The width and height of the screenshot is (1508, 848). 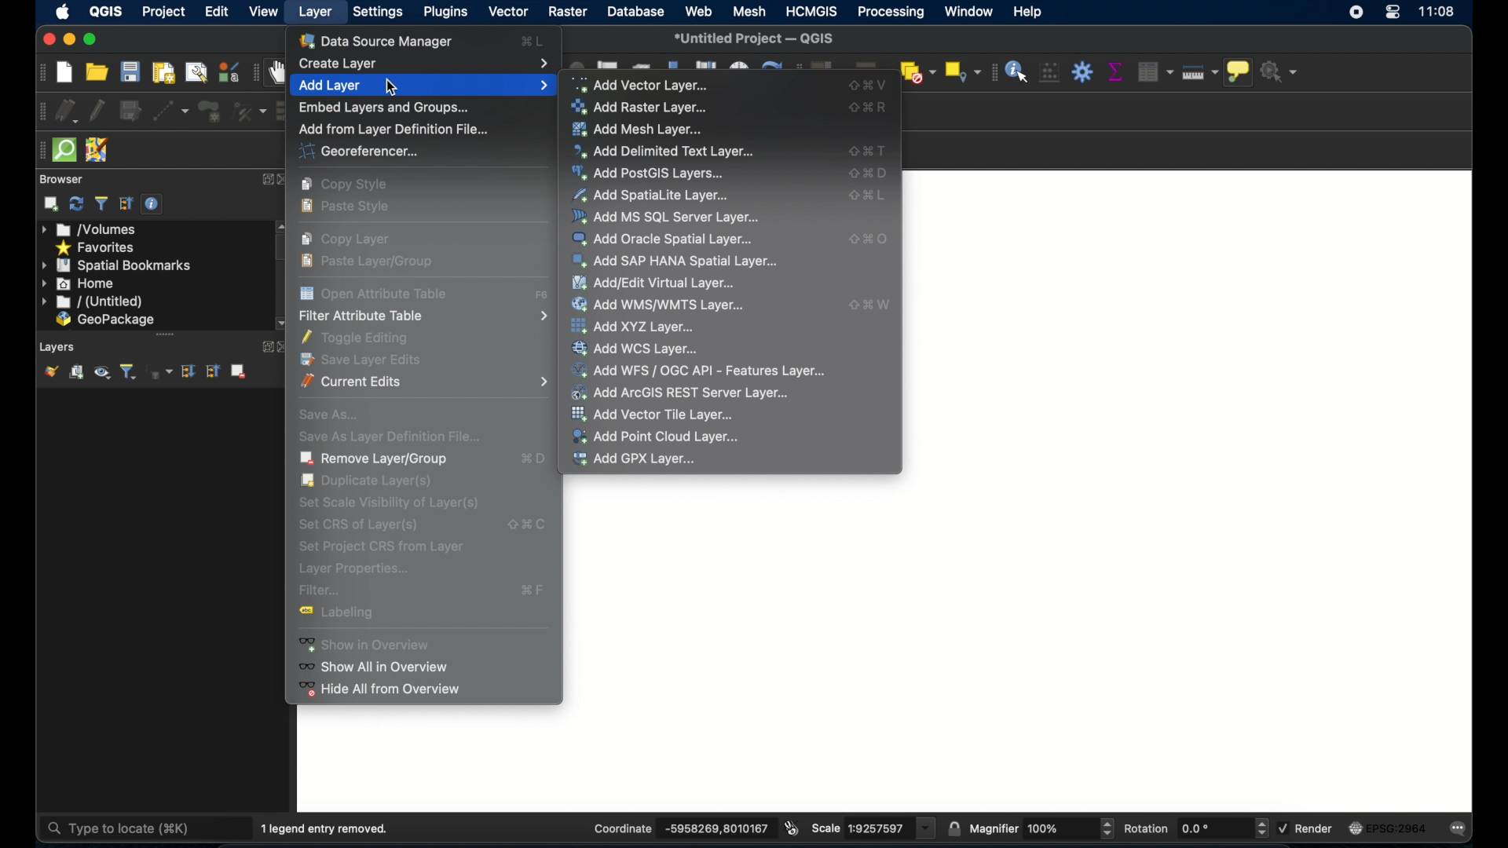 What do you see at coordinates (620, 828) in the screenshot?
I see `coordinate` at bounding box center [620, 828].